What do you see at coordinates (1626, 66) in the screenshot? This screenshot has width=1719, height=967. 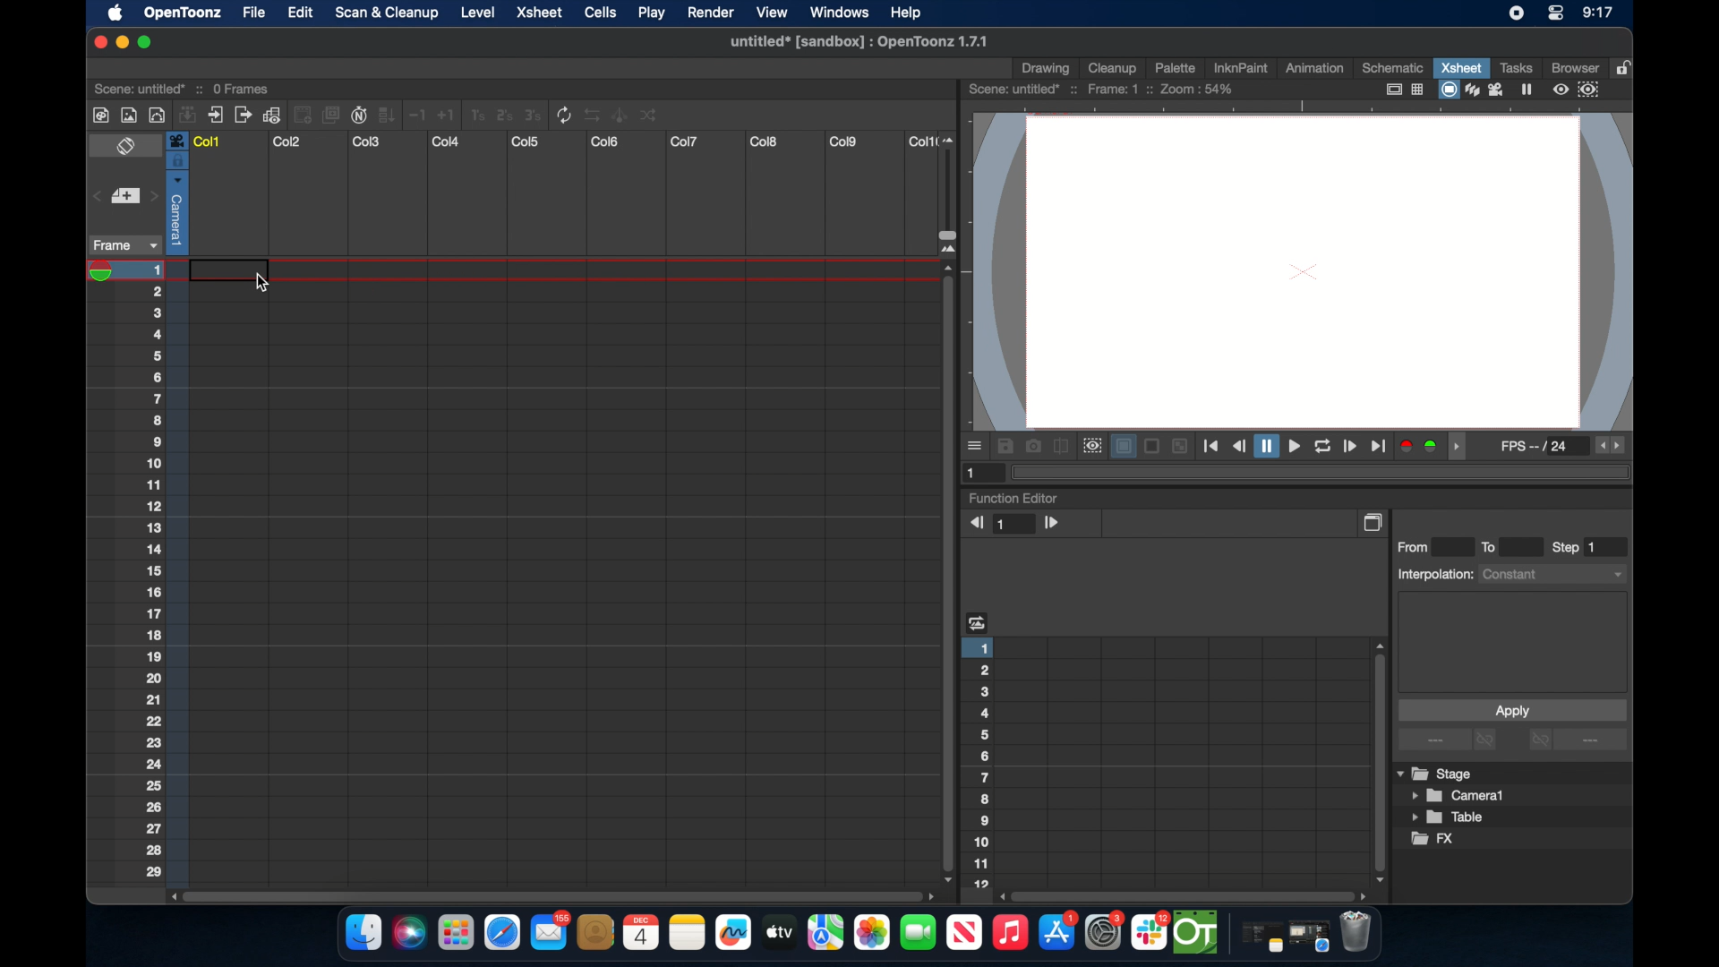 I see `lock` at bounding box center [1626, 66].